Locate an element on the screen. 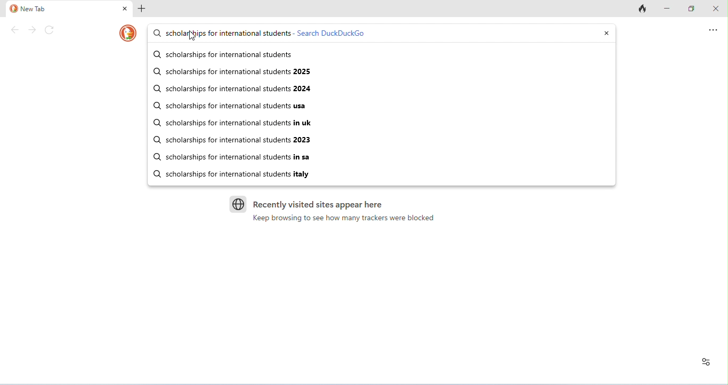 The height and width of the screenshot is (385, 728). new tab is located at coordinates (27, 10).